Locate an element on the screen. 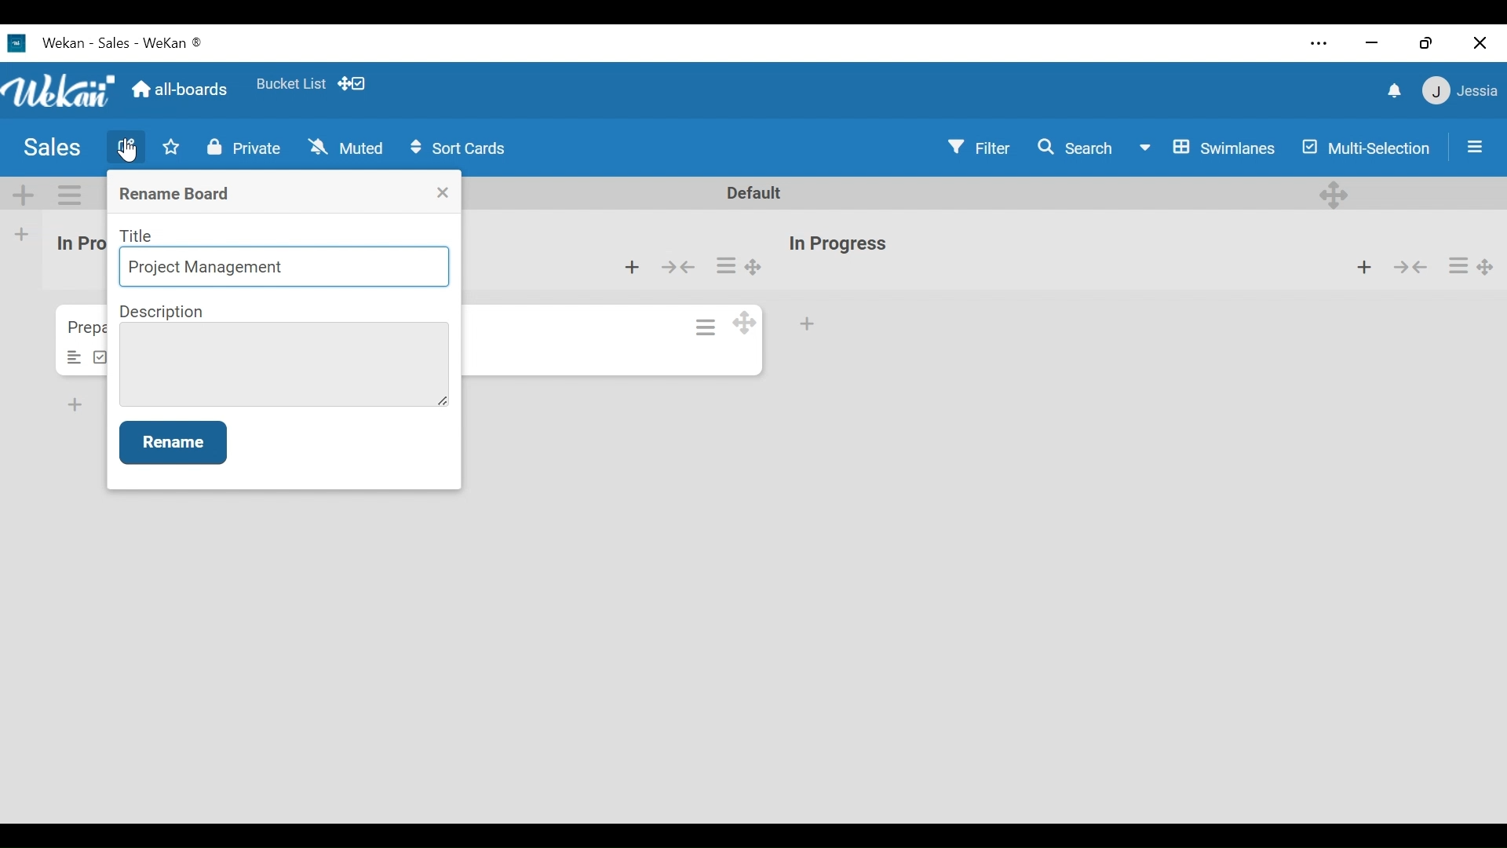 The width and height of the screenshot is (1507, 848). Favorite is located at coordinates (291, 85).